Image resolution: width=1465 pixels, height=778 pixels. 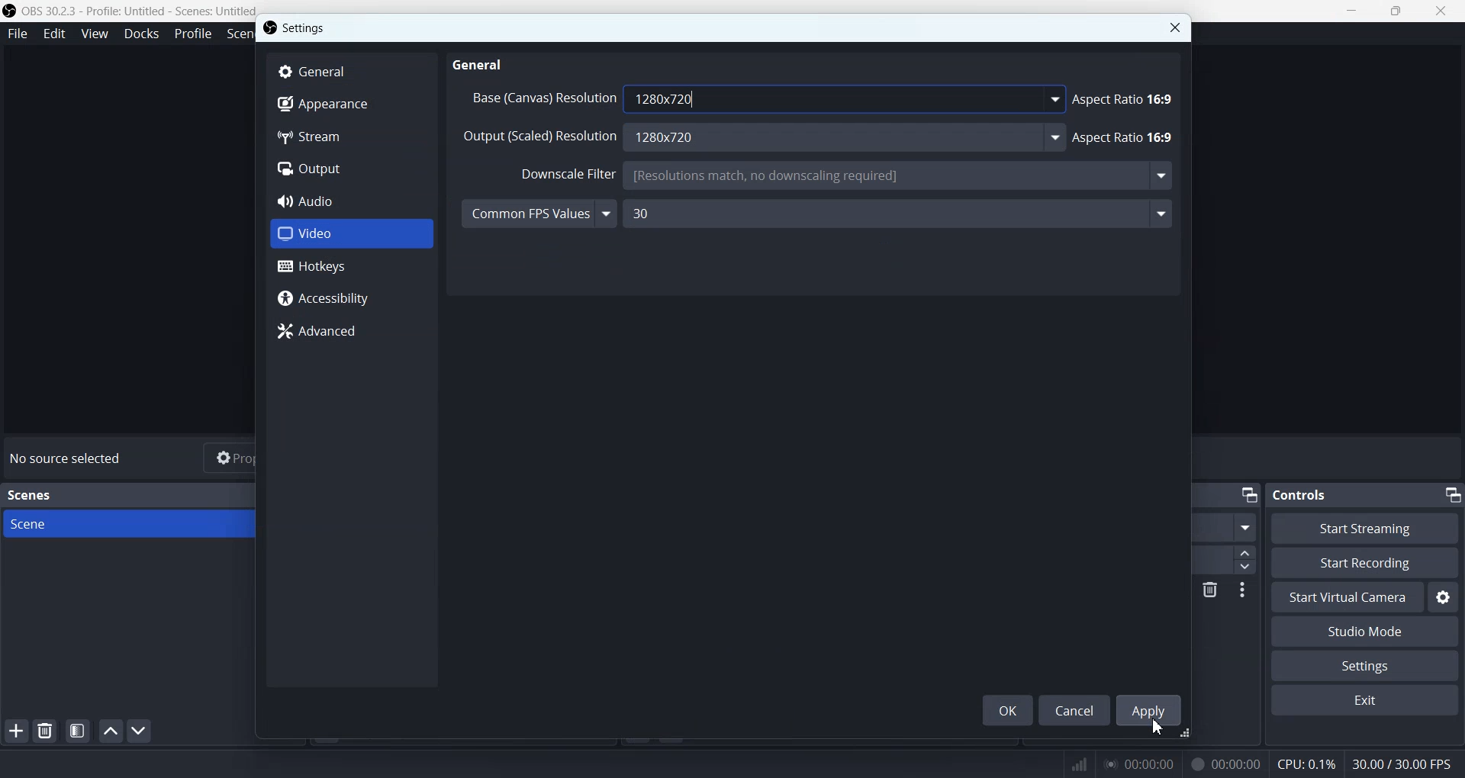 What do you see at coordinates (78, 731) in the screenshot?
I see `Open scene filter` at bounding box center [78, 731].